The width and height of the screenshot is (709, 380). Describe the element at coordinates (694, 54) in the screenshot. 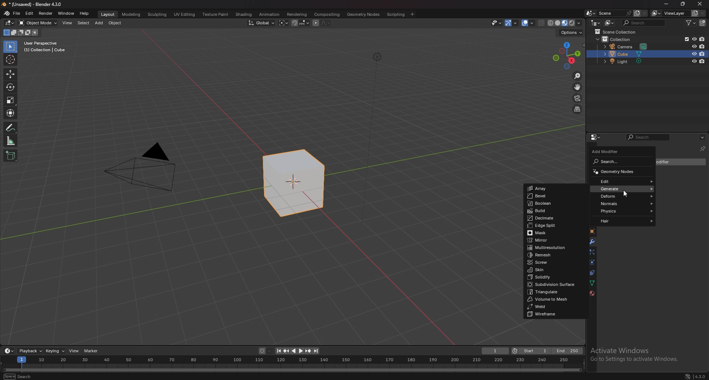

I see `hide in viewport` at that location.